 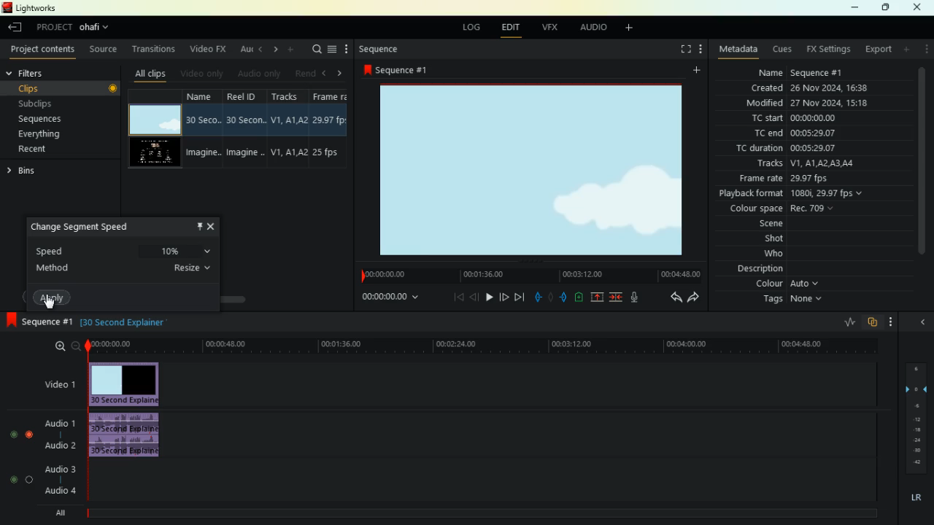 What do you see at coordinates (291, 50) in the screenshot?
I see `add` at bounding box center [291, 50].